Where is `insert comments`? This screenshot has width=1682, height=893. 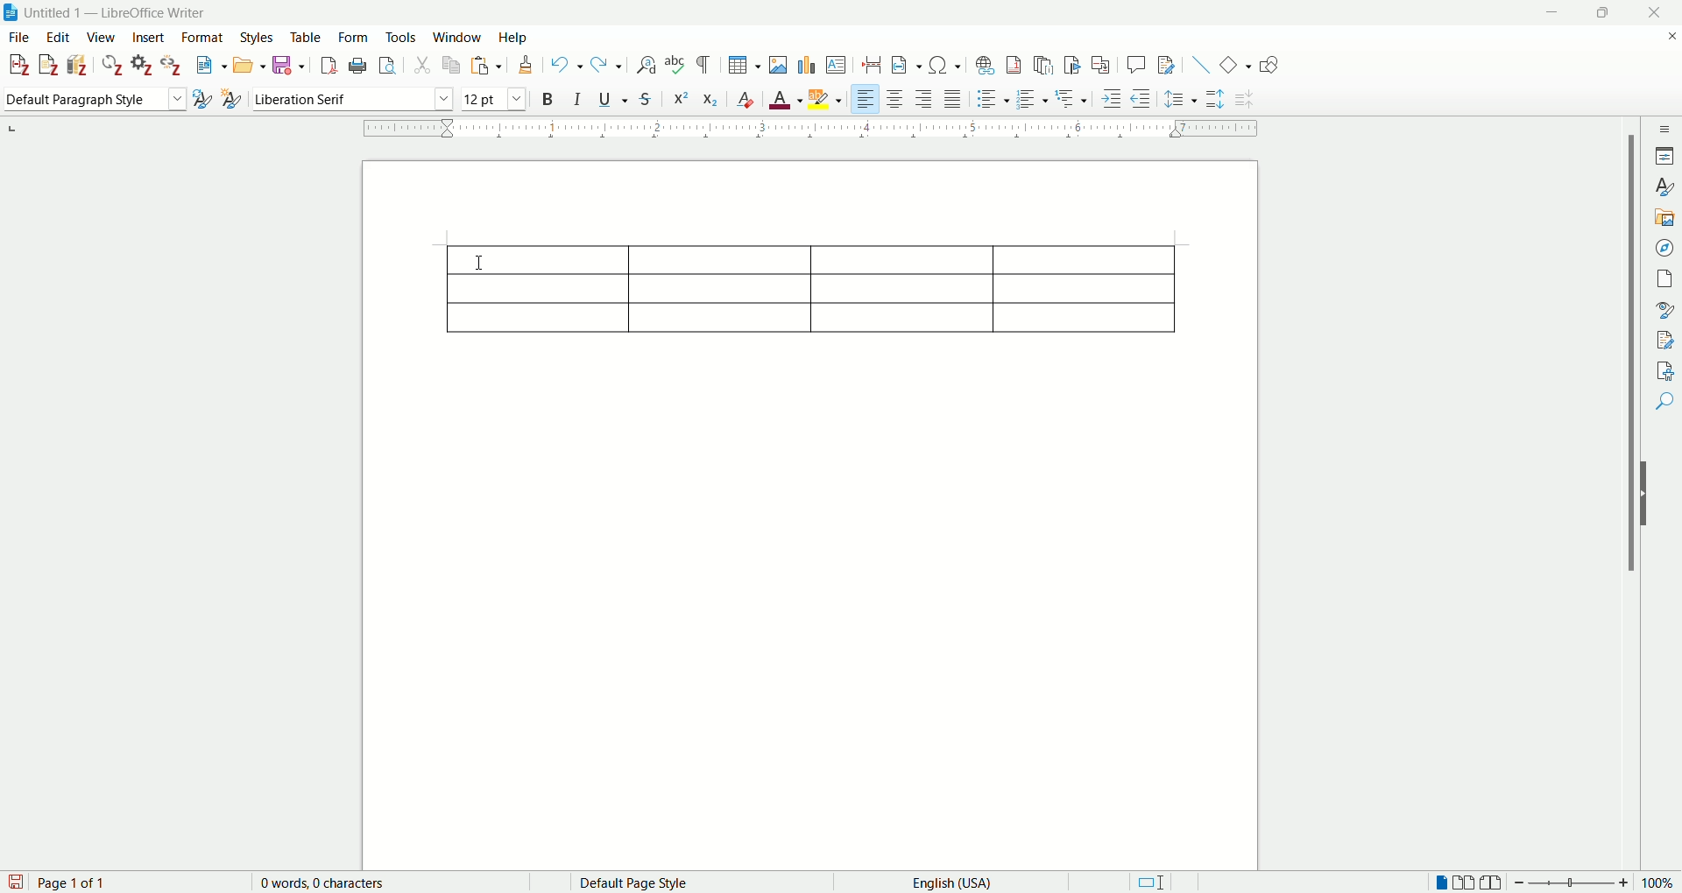
insert comments is located at coordinates (1139, 65).